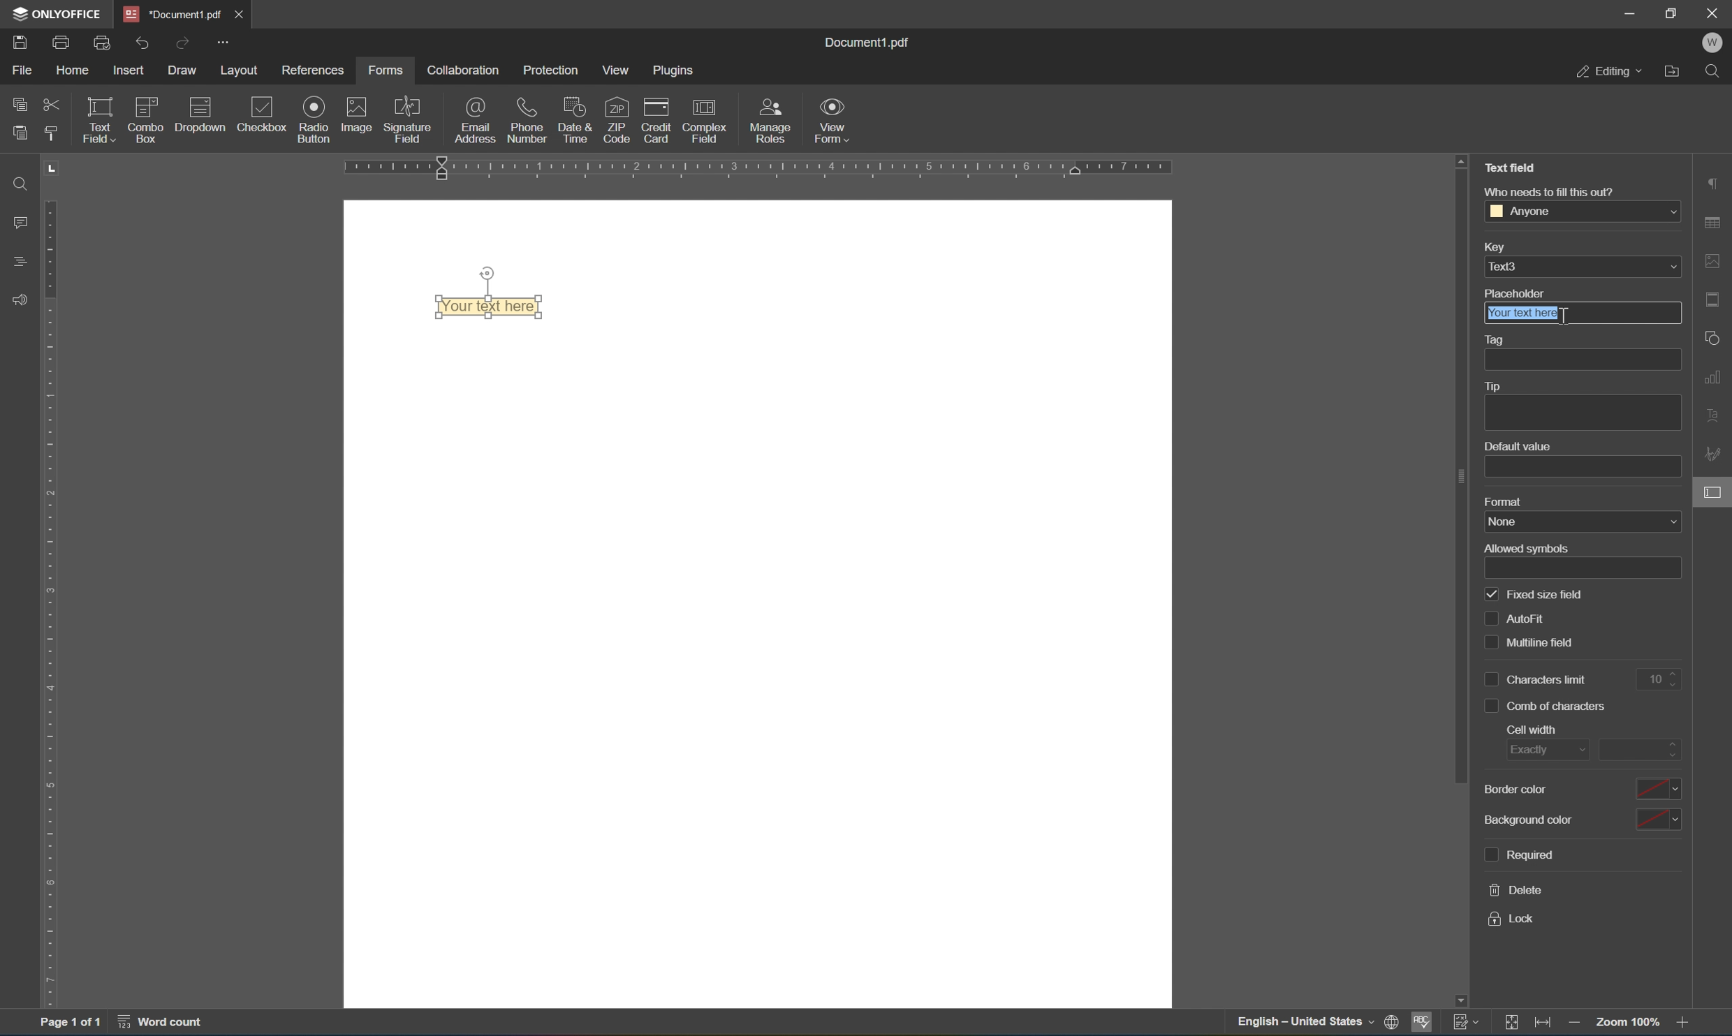  What do you see at coordinates (1537, 748) in the screenshot?
I see `exactly` at bounding box center [1537, 748].